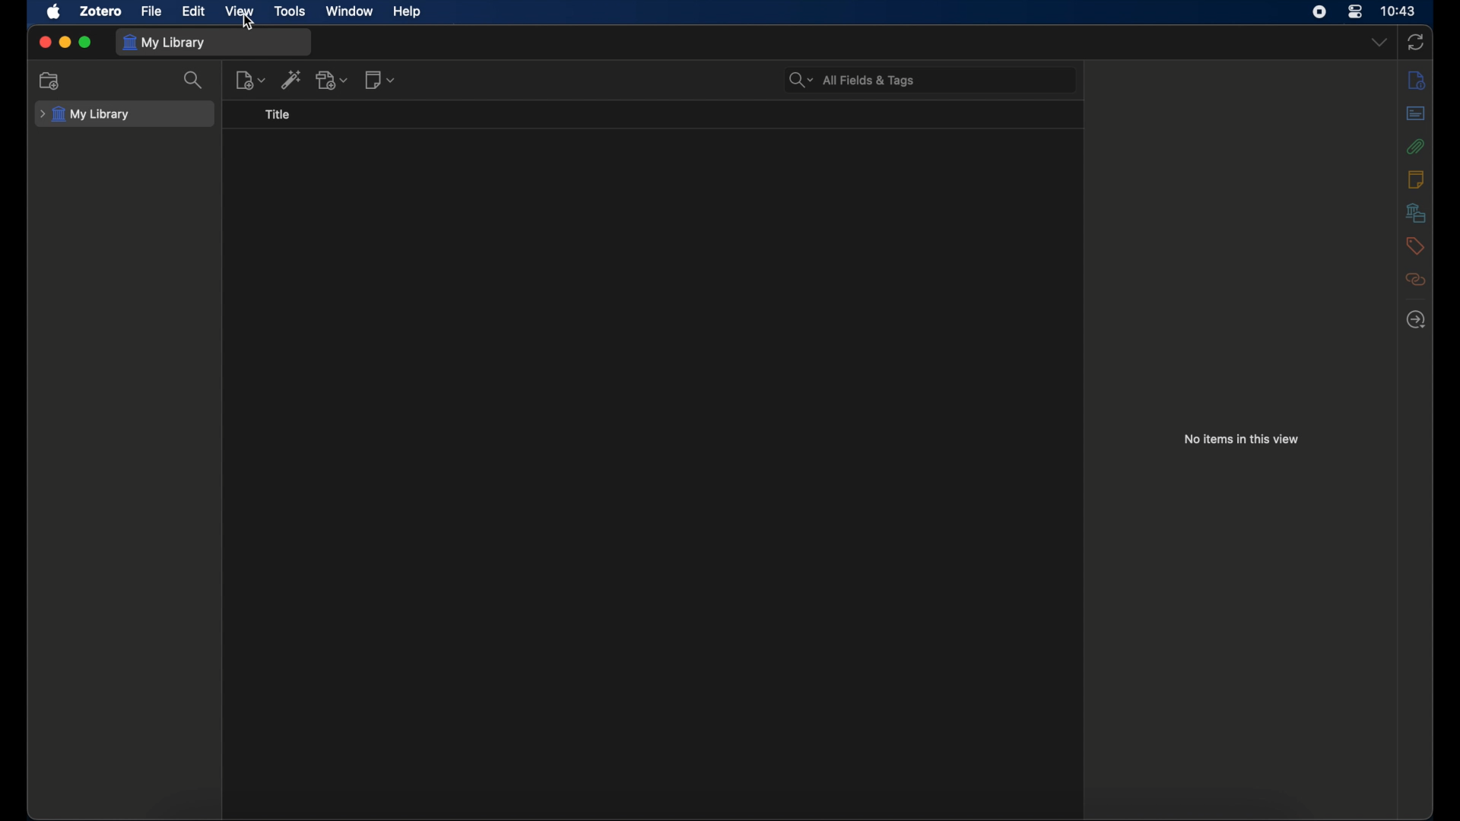  Describe the element at coordinates (1416, 179) in the screenshot. I see `notes` at that location.